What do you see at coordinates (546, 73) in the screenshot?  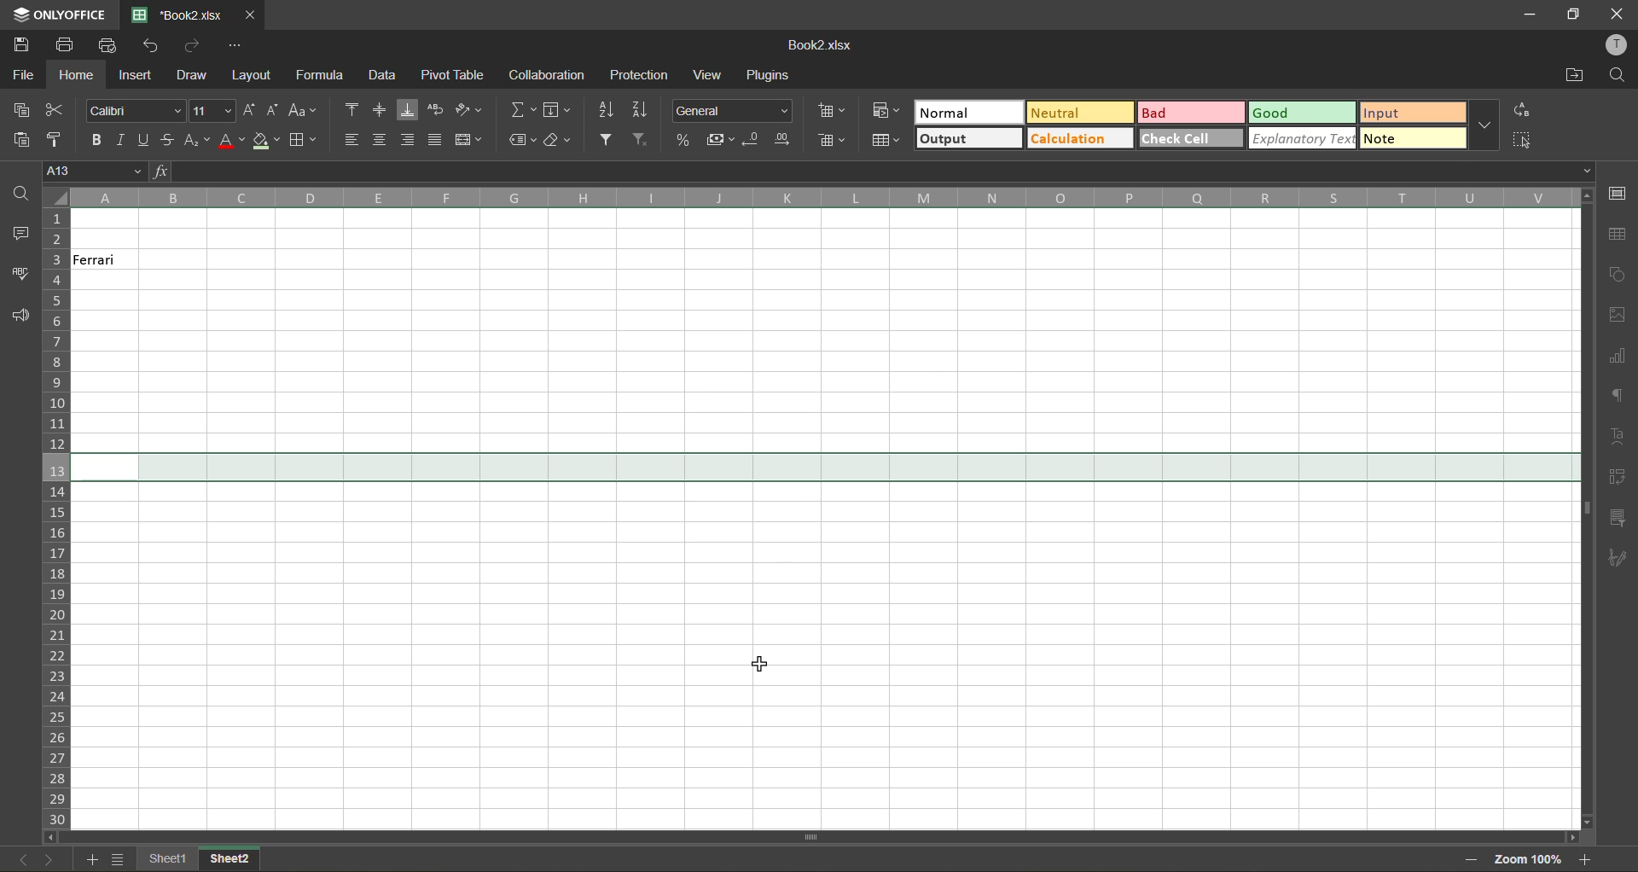 I see `collaboration` at bounding box center [546, 73].